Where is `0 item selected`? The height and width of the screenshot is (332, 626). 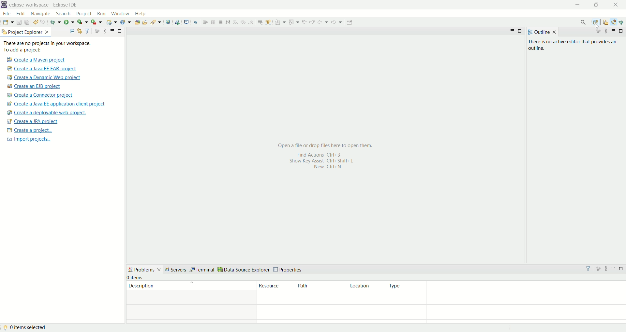
0 item selected is located at coordinates (26, 328).